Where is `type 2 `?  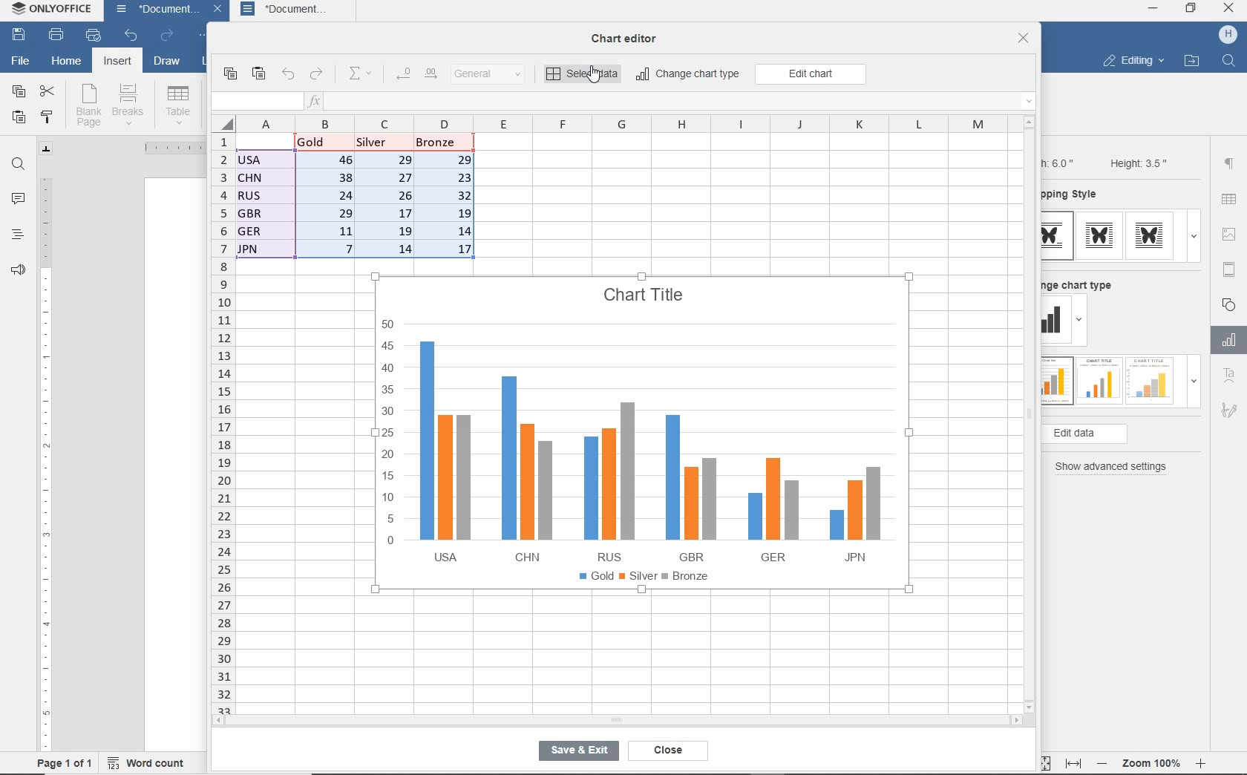 type 2  is located at coordinates (1097, 379).